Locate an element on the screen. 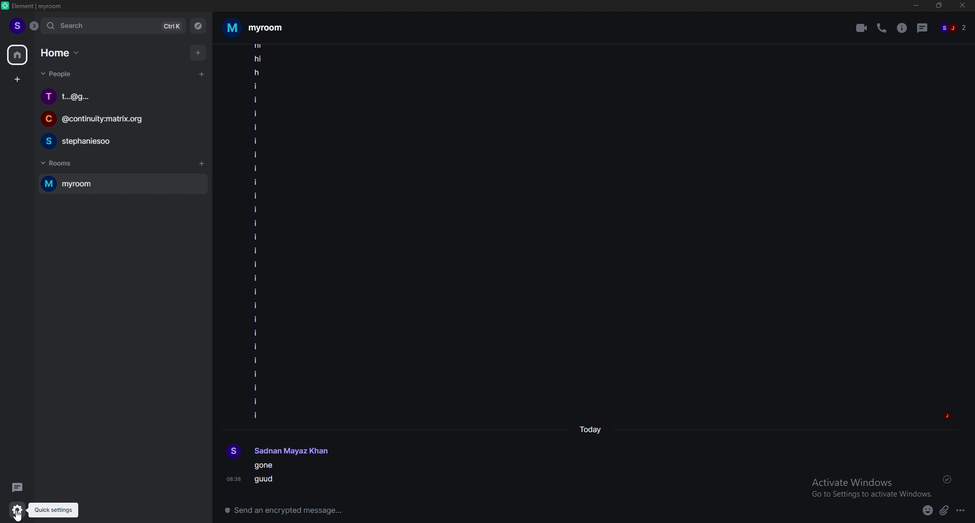 The height and width of the screenshot is (523, 975). Activate Windows is located at coordinates (868, 486).